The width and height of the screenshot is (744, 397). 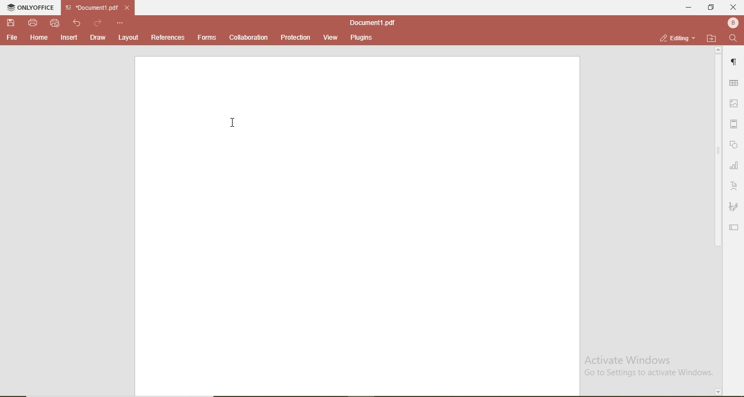 I want to click on onlyoffice, so click(x=31, y=7).